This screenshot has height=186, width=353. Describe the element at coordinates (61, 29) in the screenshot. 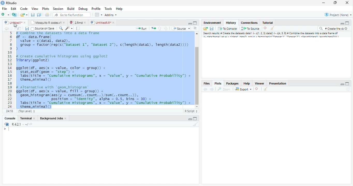

I see `Zoom` at that location.